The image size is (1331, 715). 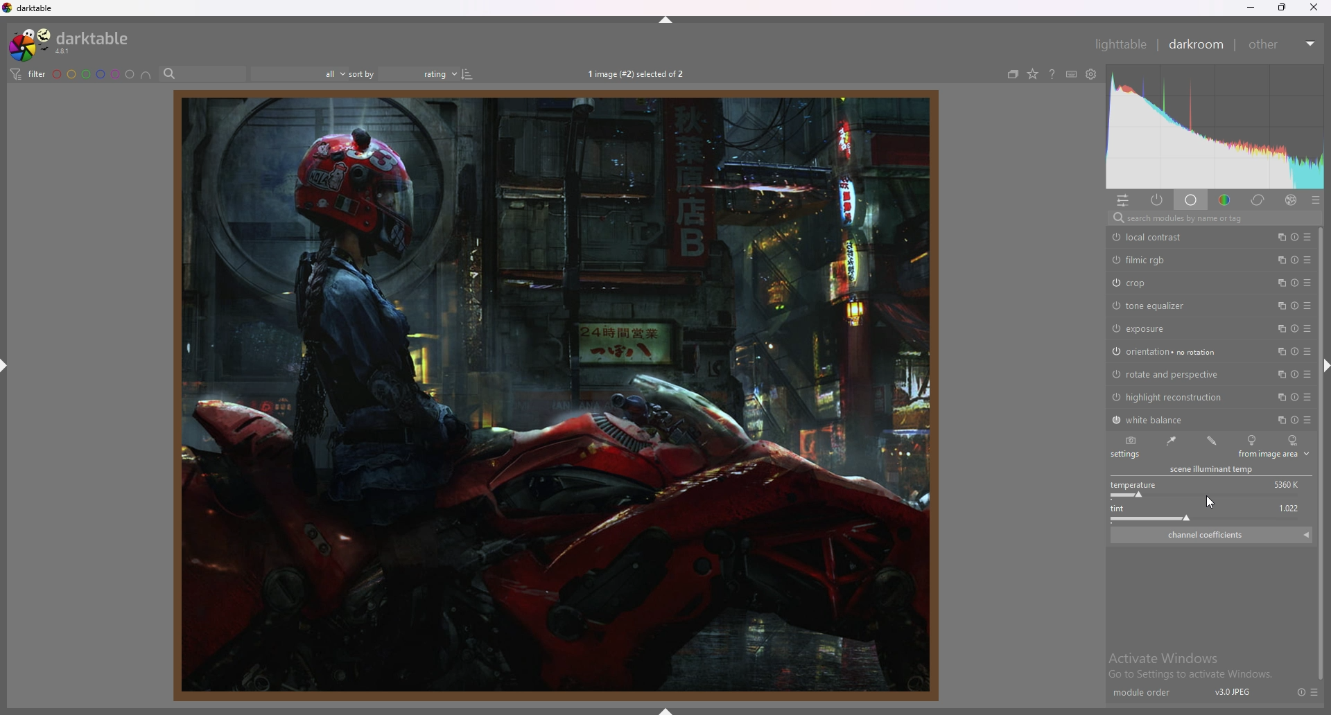 I want to click on help, so click(x=1052, y=74).